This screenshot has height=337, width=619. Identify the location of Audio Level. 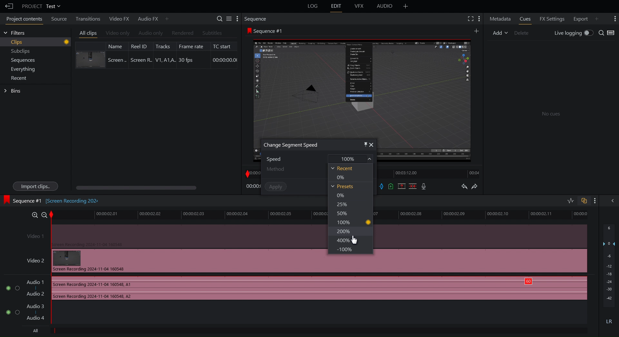
(609, 276).